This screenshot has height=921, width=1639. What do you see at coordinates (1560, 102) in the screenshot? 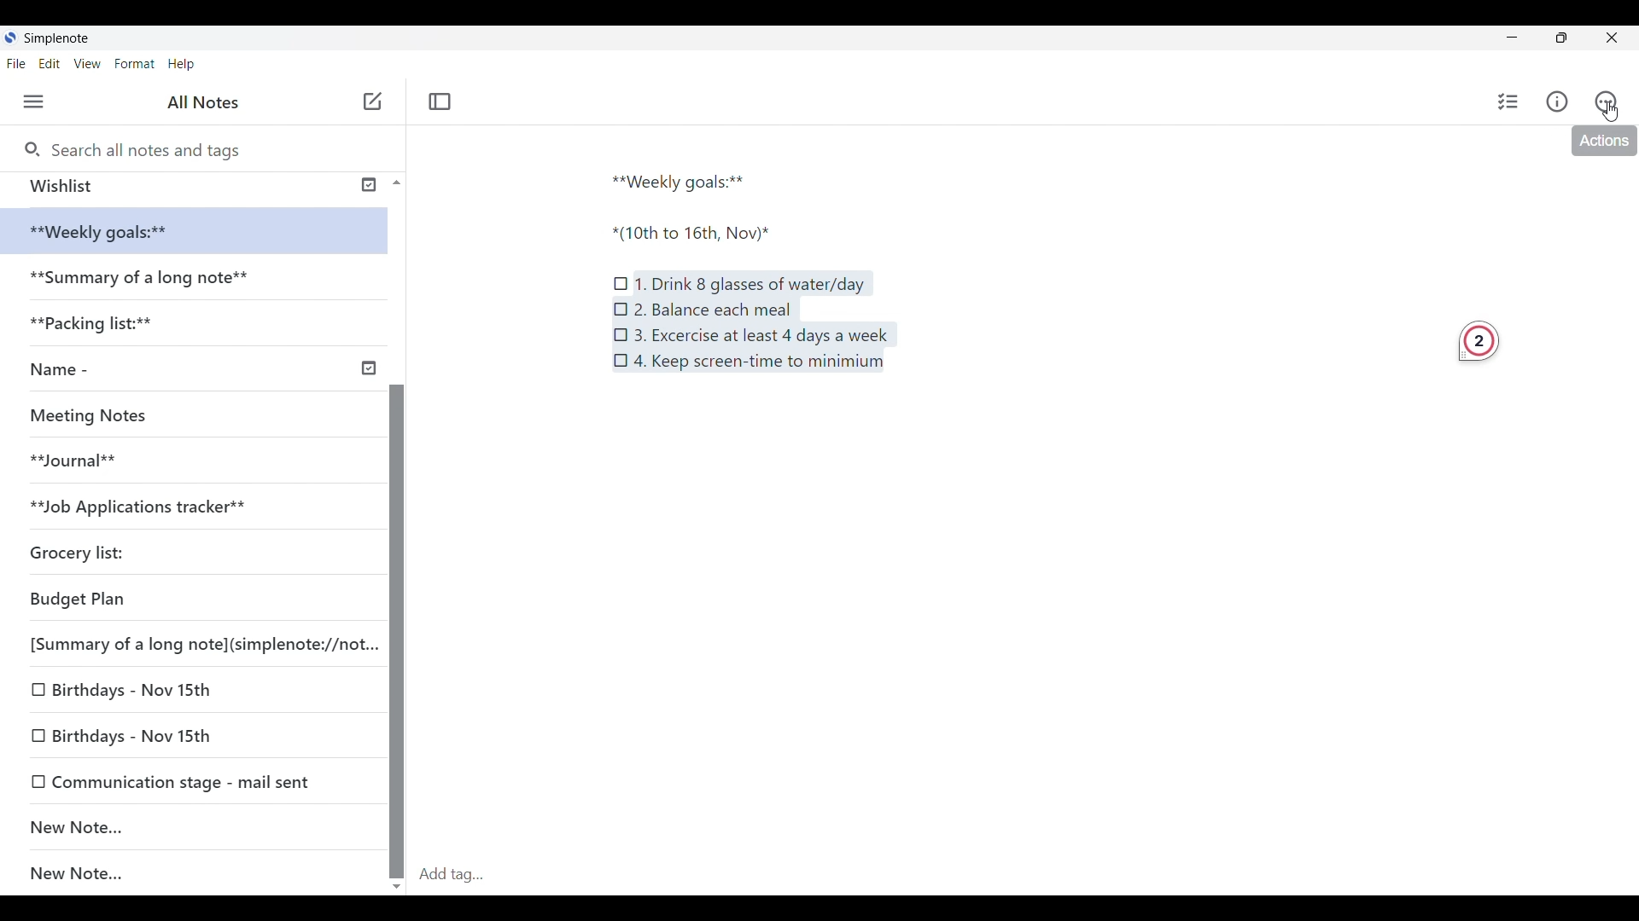
I see `Info` at bounding box center [1560, 102].